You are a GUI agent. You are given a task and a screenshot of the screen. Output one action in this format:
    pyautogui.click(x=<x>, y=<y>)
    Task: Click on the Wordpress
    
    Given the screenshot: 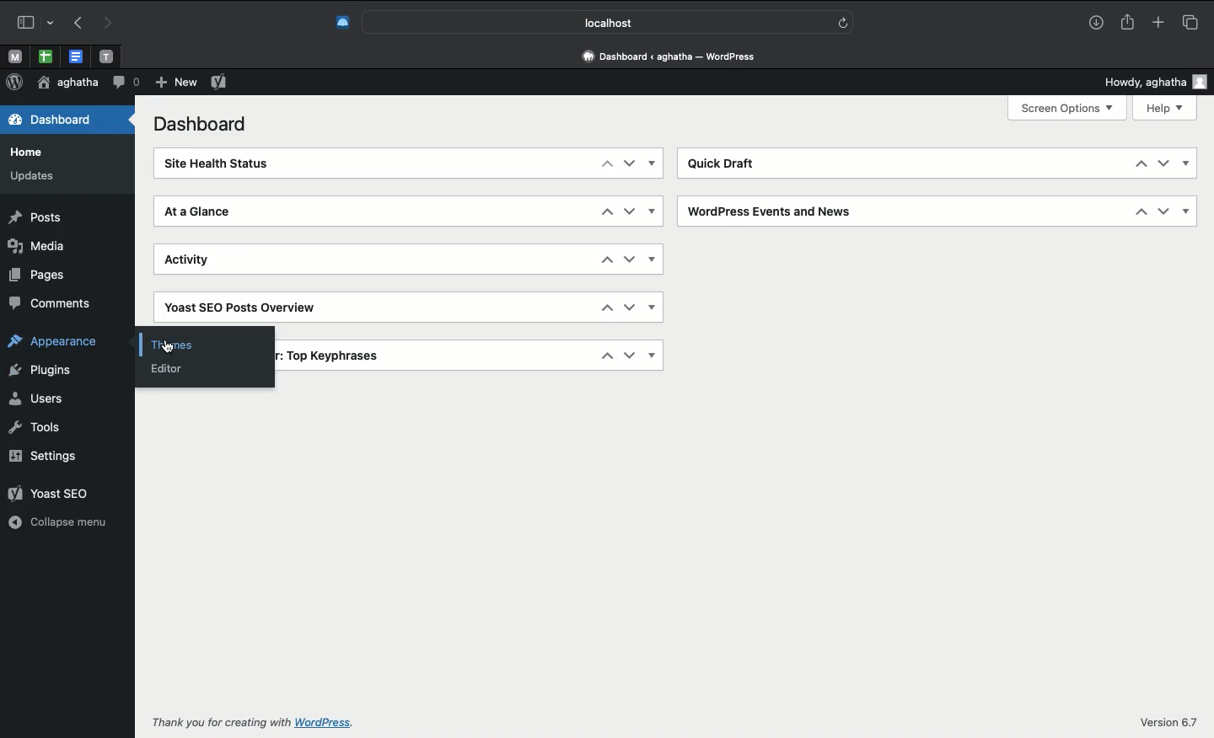 What is the action you would take?
    pyautogui.click(x=14, y=83)
    